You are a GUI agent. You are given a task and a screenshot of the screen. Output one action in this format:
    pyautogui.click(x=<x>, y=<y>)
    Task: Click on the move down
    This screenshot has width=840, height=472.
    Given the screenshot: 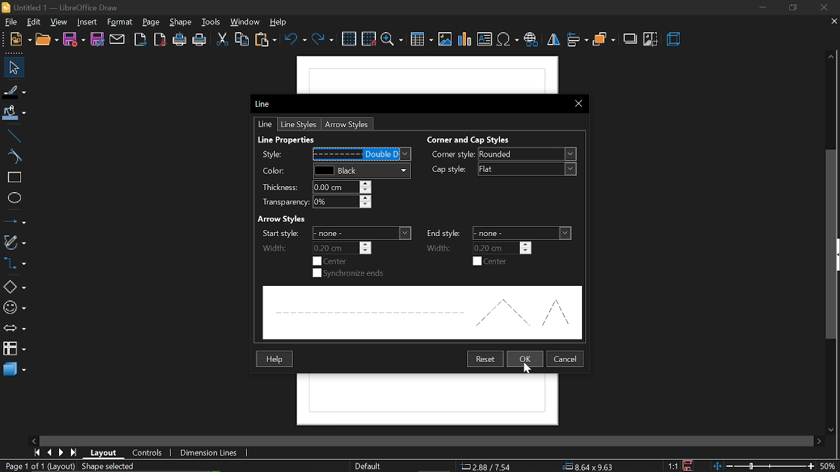 What is the action you would take?
    pyautogui.click(x=833, y=430)
    